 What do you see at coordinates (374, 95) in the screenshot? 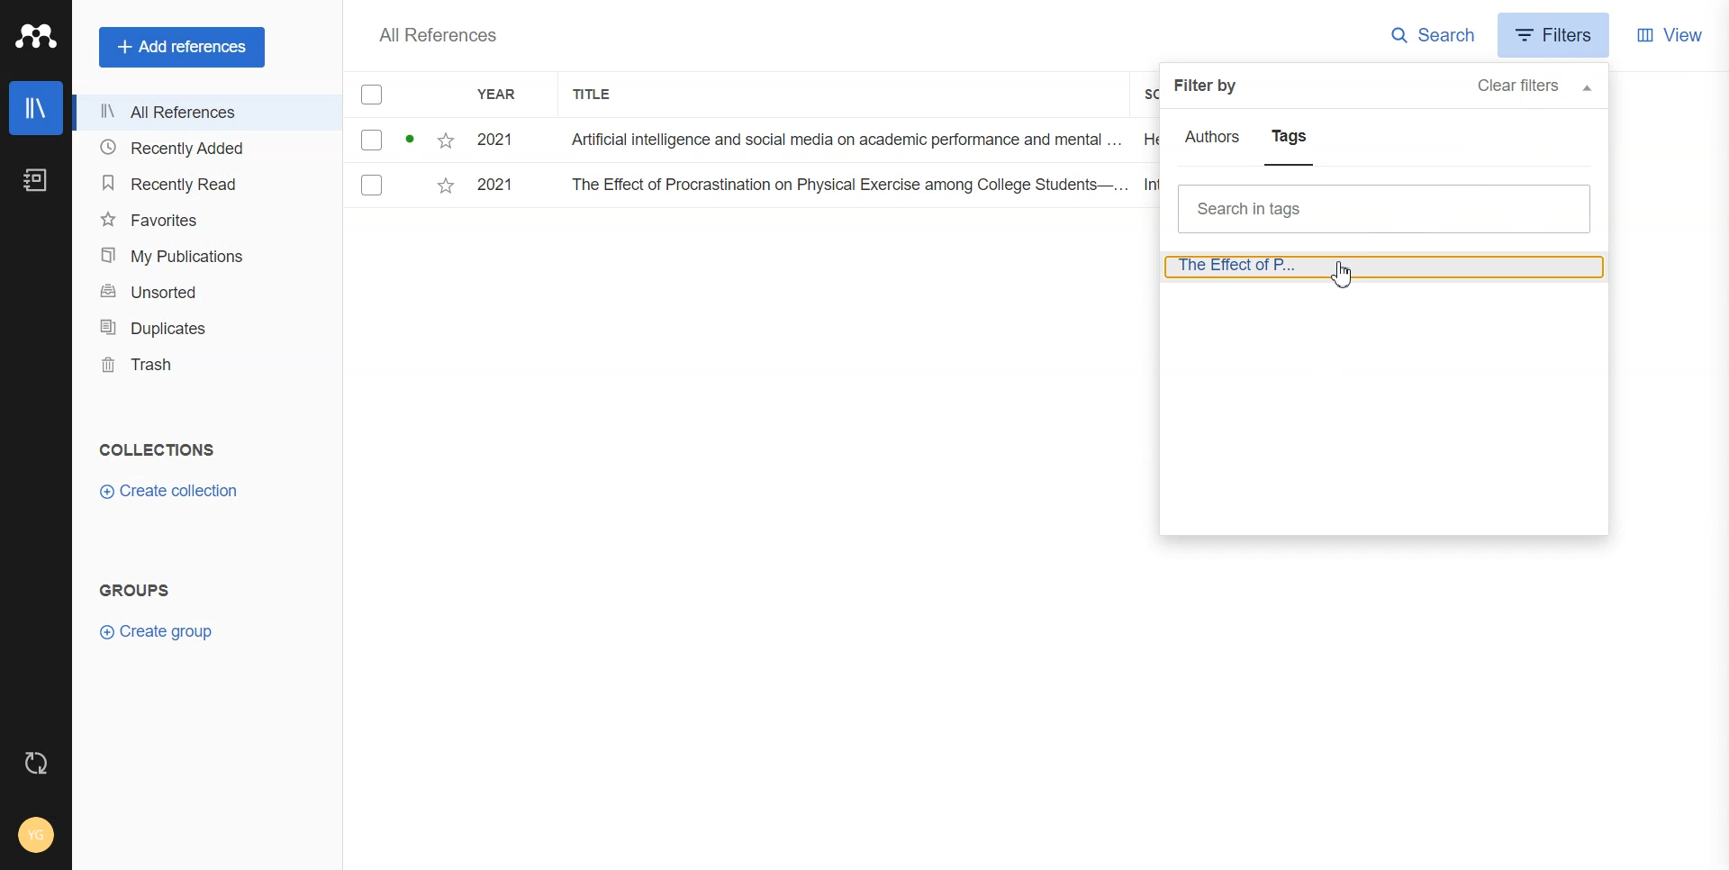
I see `Checkmarks` at bounding box center [374, 95].